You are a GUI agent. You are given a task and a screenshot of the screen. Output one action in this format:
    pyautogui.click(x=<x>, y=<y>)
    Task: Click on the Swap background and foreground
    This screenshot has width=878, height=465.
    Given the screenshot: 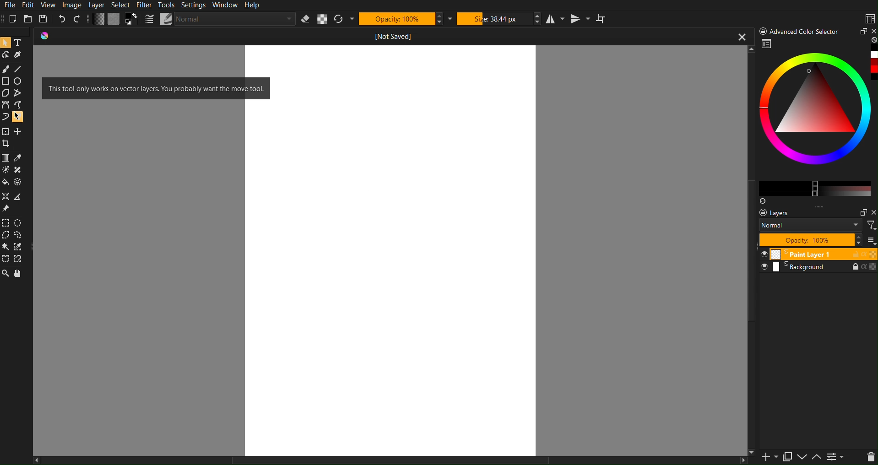 What is the action you would take?
    pyautogui.click(x=133, y=19)
    